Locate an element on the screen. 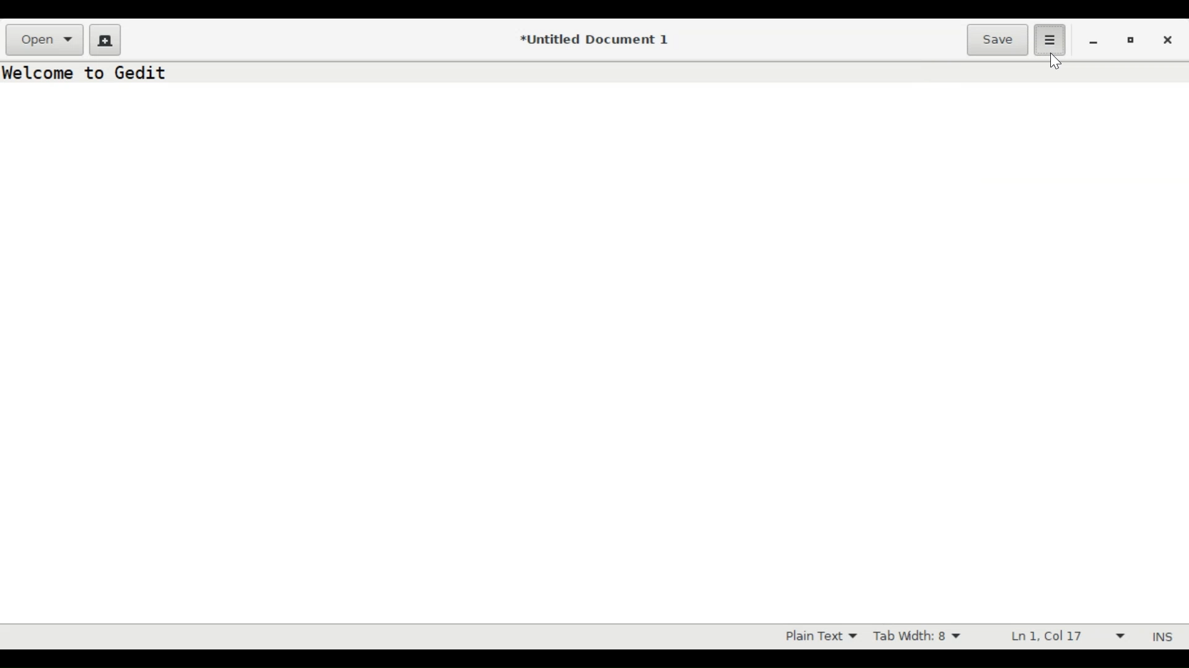 Image resolution: width=1189 pixels, height=668 pixels. Line and Column Preference is located at coordinates (1063, 637).